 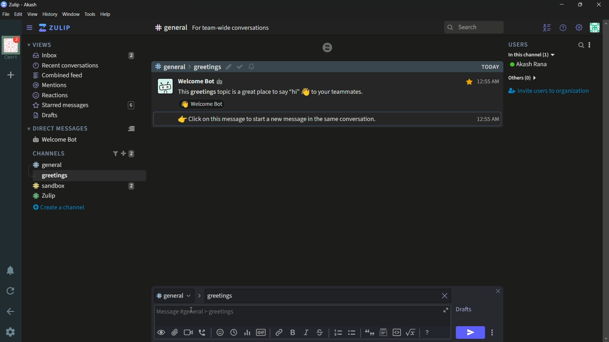 I want to click on add globe, so click(x=234, y=333).